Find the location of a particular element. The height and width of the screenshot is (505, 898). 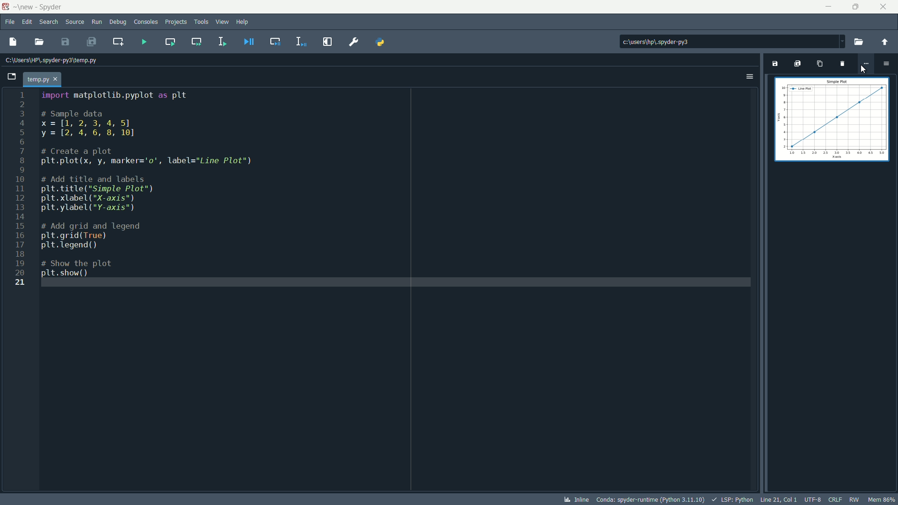

app name is located at coordinates (51, 6).